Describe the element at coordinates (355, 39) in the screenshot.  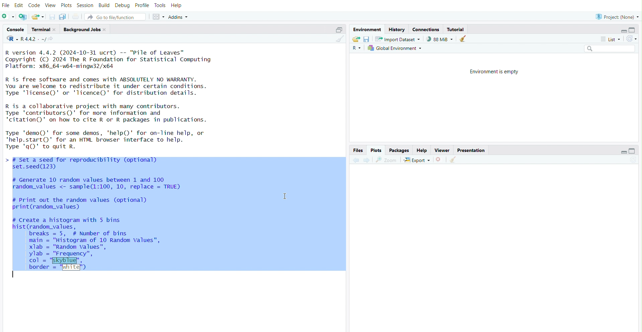
I see `load workspace` at that location.